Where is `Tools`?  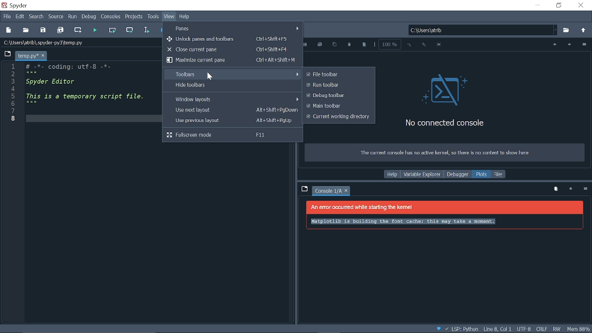 Tools is located at coordinates (154, 17).